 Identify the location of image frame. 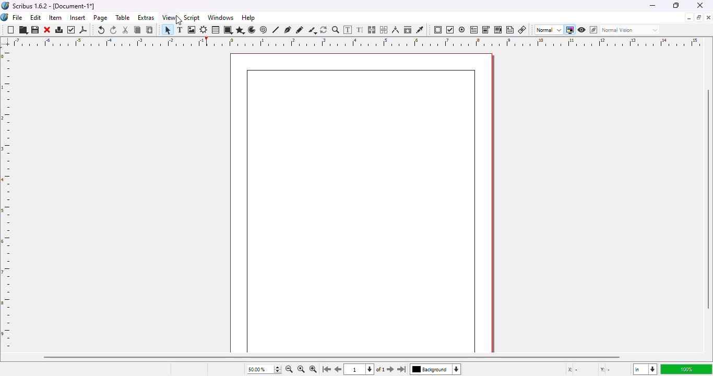
(192, 30).